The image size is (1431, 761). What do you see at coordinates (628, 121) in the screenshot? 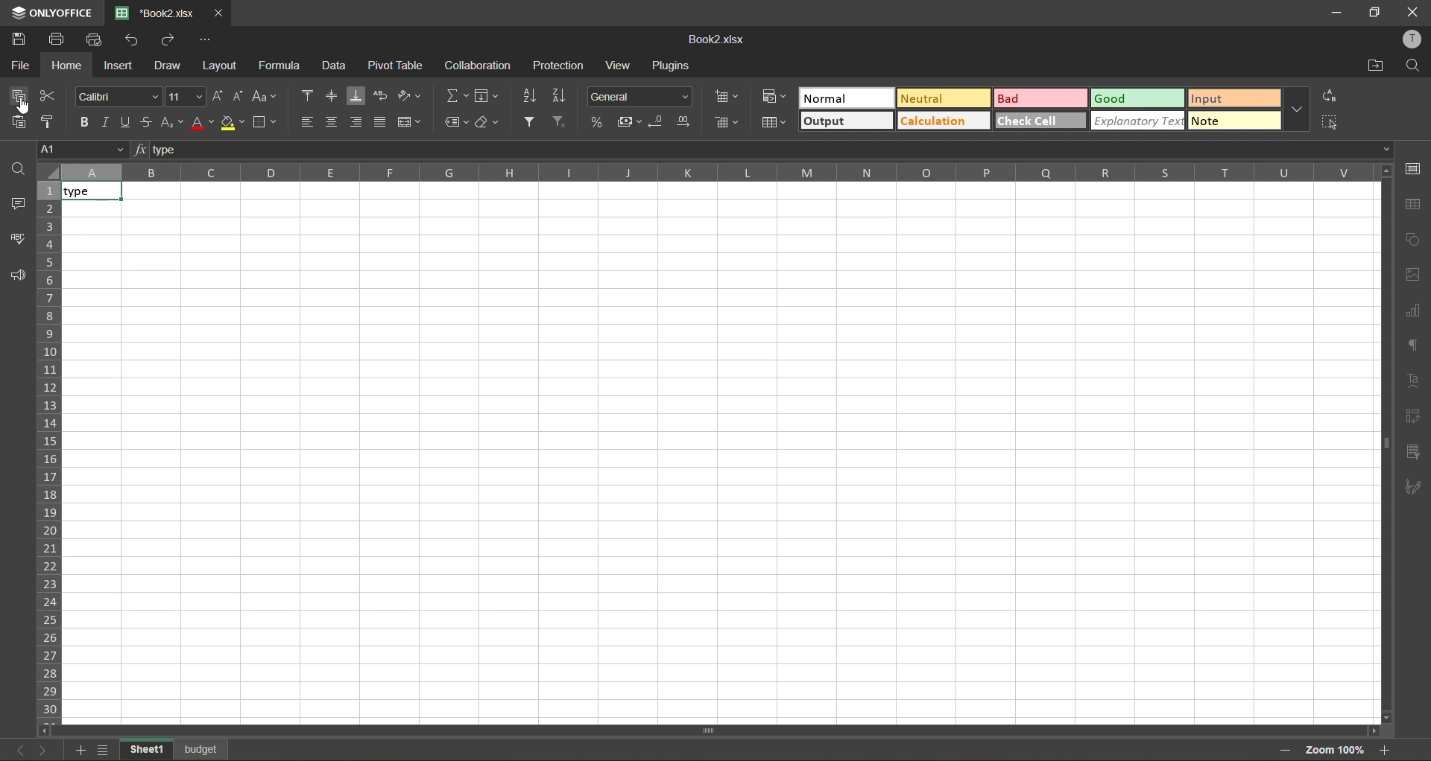
I see `accounting` at bounding box center [628, 121].